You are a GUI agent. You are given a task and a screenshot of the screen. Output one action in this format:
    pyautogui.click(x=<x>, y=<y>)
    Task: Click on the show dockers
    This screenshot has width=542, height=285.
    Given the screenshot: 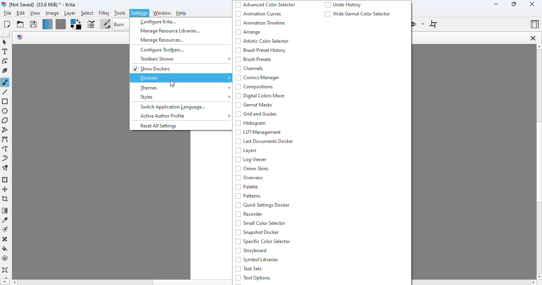 What is the action you would take?
    pyautogui.click(x=152, y=69)
    